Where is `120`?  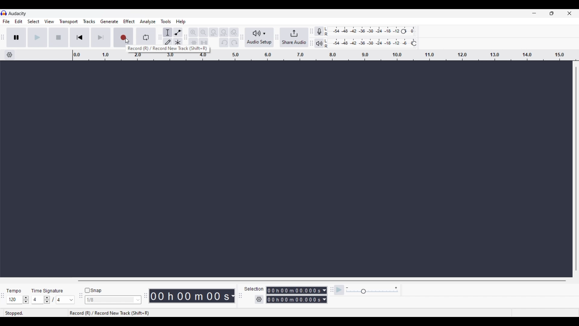 120 is located at coordinates (14, 300).